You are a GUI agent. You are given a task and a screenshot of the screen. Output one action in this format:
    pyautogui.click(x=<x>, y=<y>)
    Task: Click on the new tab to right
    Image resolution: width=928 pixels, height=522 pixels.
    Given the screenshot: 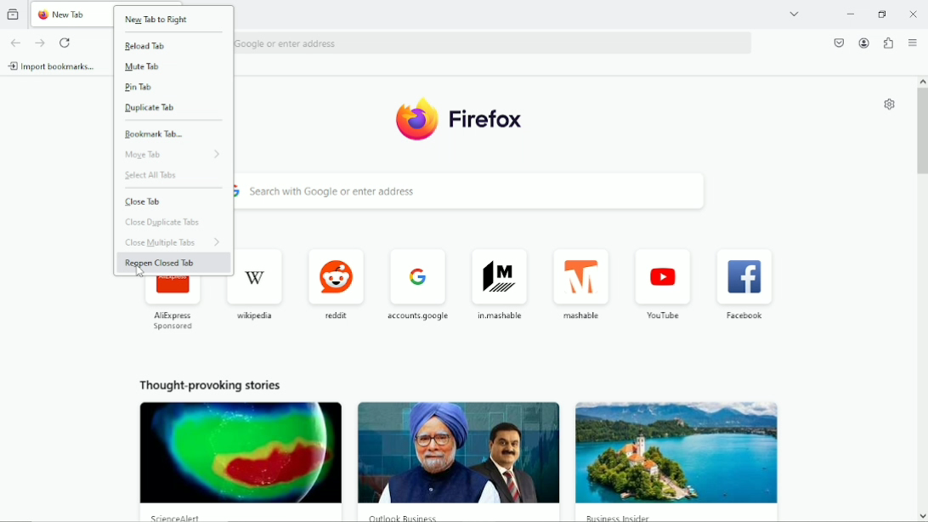 What is the action you would take?
    pyautogui.click(x=158, y=18)
    